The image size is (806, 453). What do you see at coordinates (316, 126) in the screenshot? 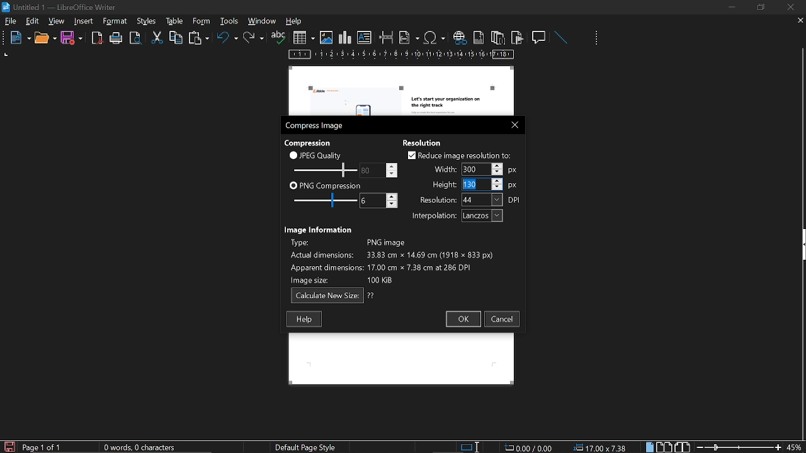
I see `compress image` at bounding box center [316, 126].